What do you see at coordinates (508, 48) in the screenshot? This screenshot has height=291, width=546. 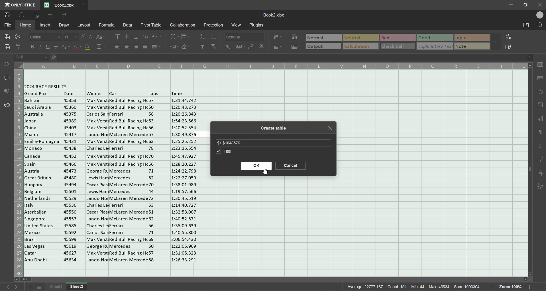 I see `select cells` at bounding box center [508, 48].